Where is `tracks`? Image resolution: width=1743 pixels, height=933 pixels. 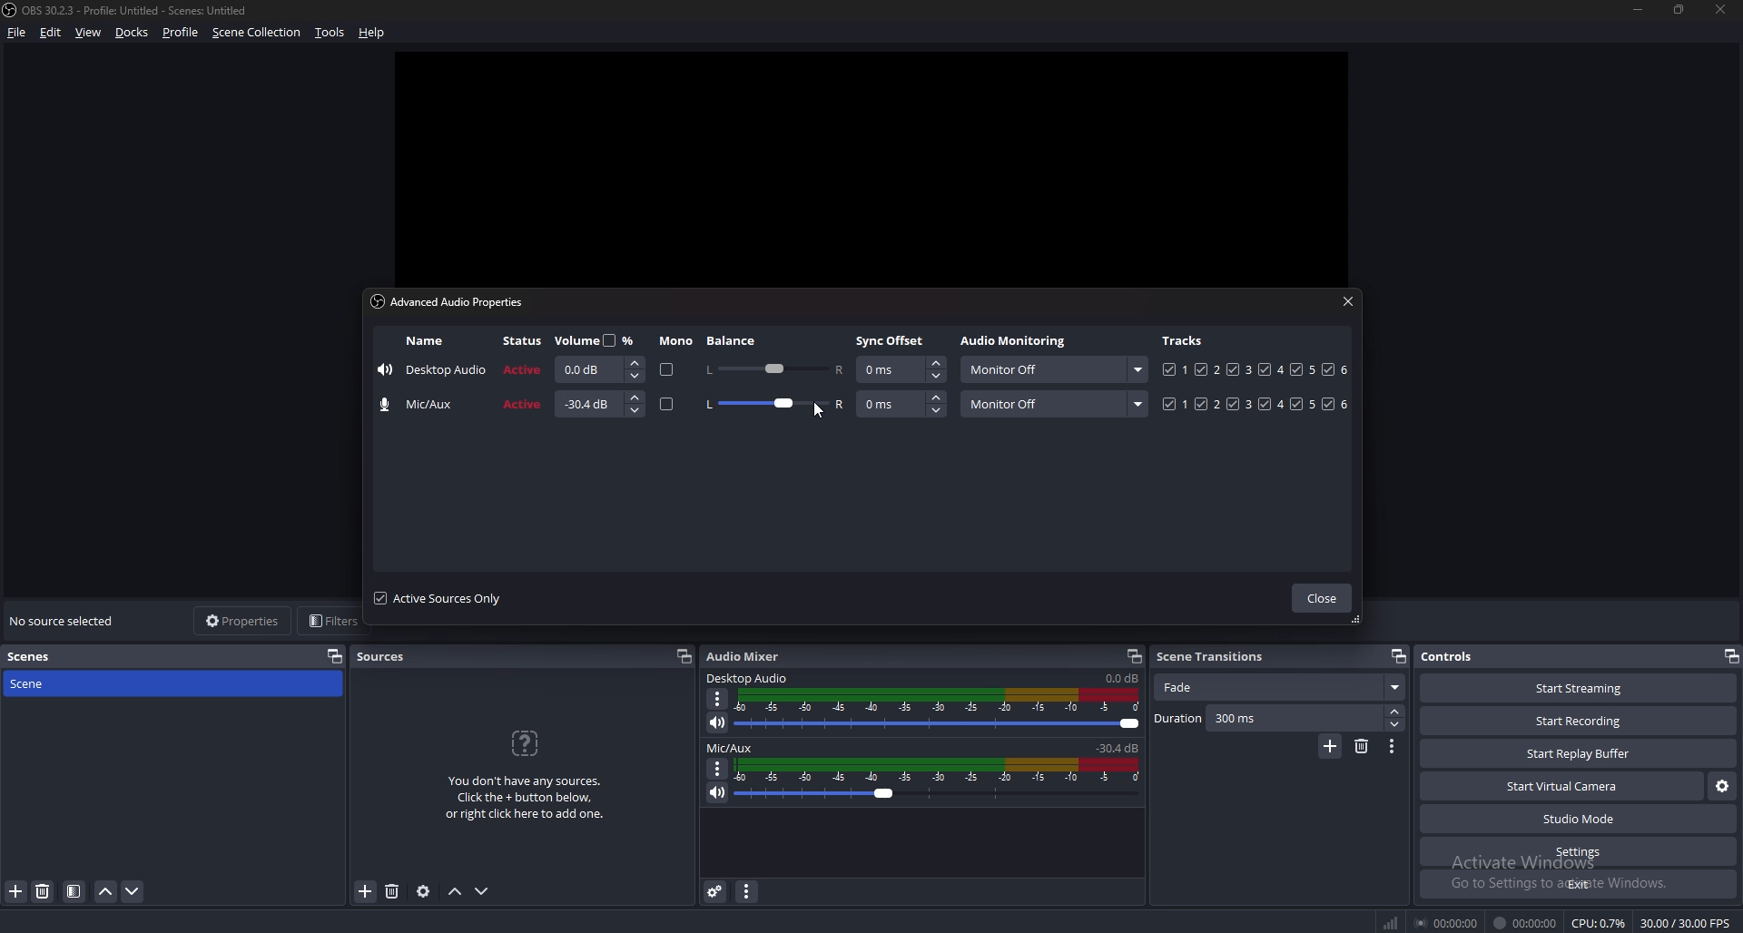
tracks is located at coordinates (1256, 369).